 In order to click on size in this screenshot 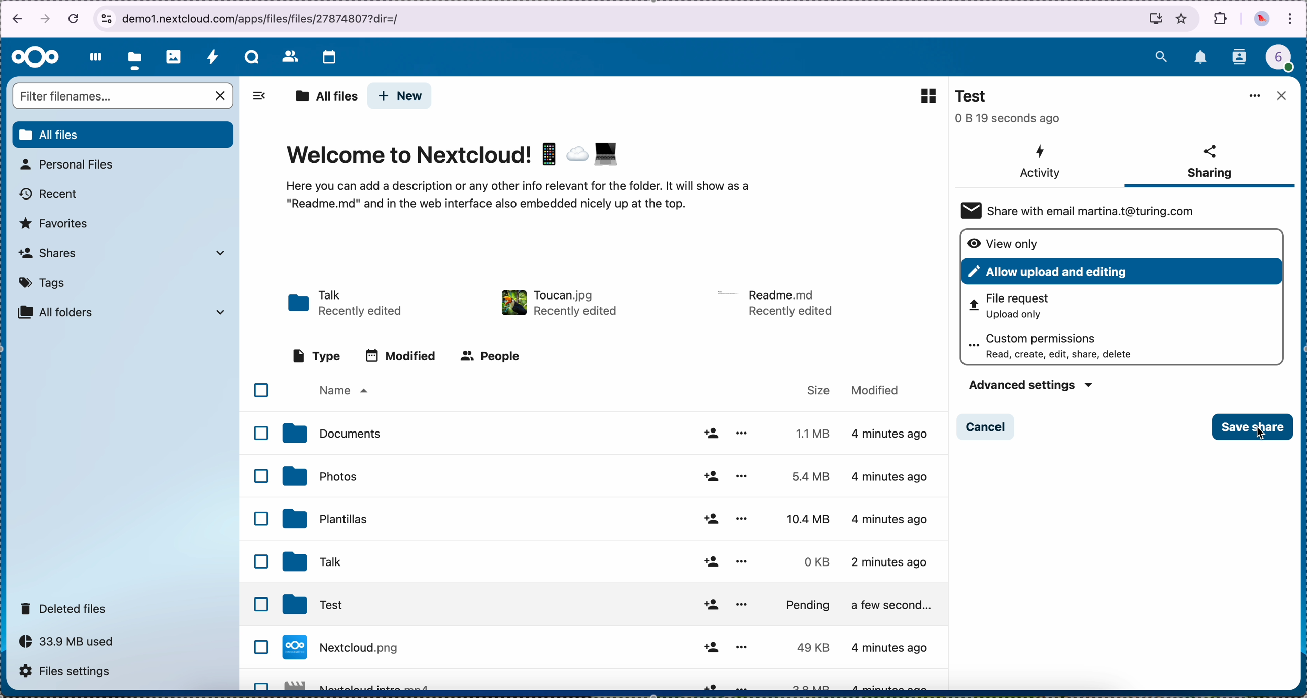, I will do `click(819, 389)`.